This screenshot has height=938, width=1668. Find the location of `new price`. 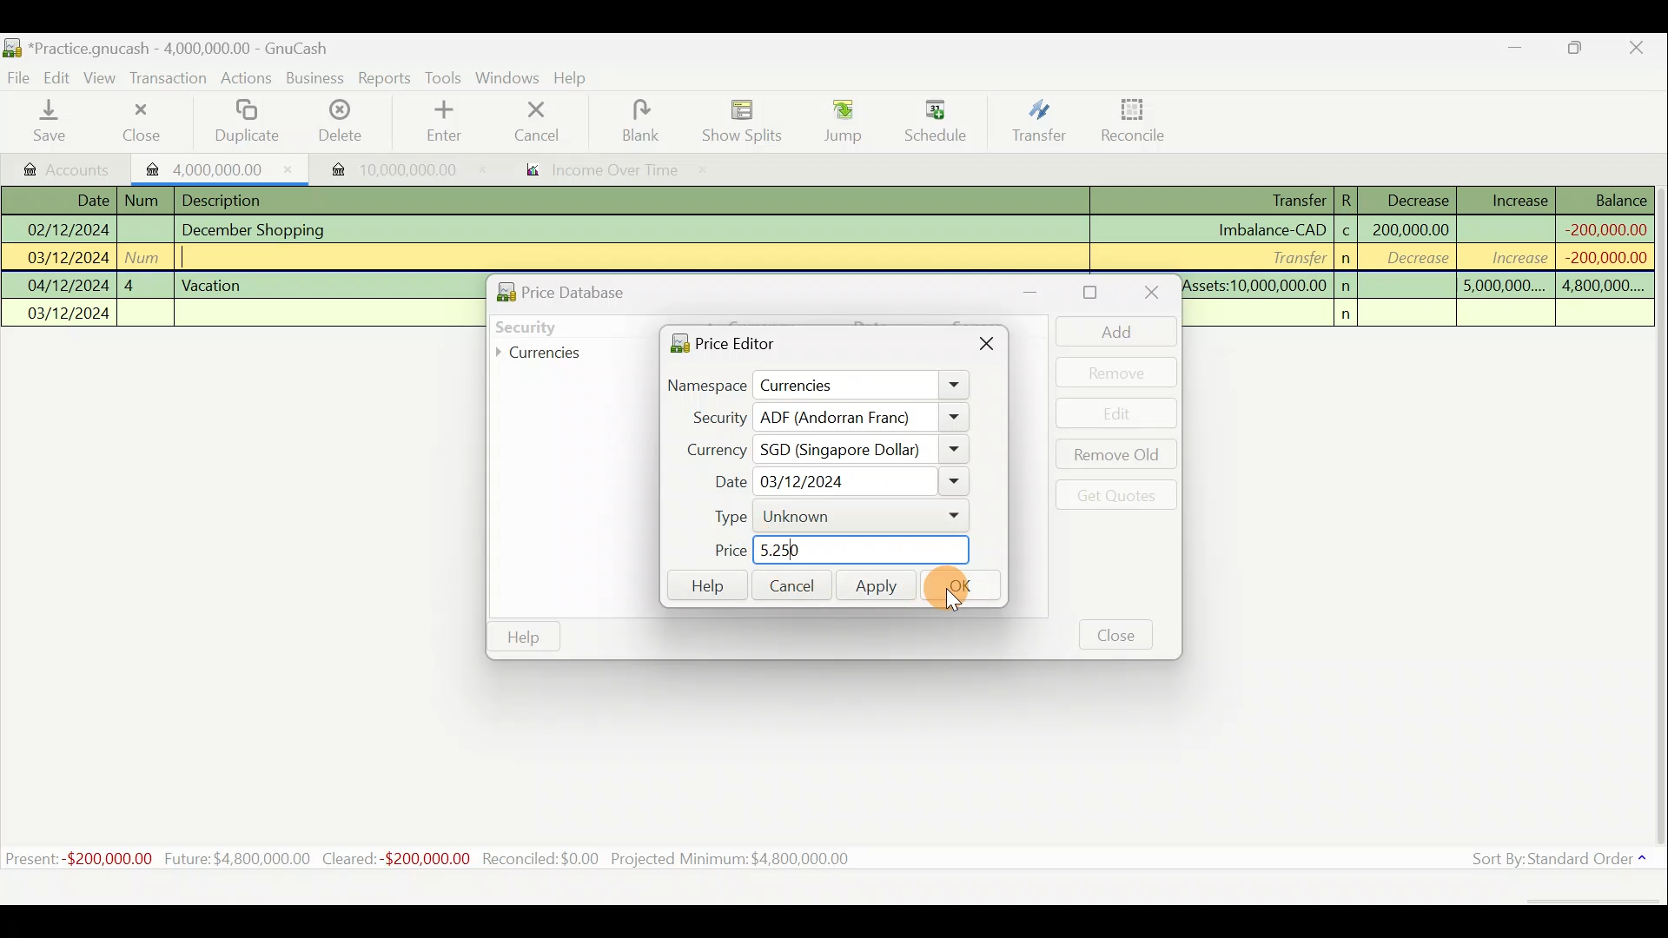

new price is located at coordinates (790, 551).